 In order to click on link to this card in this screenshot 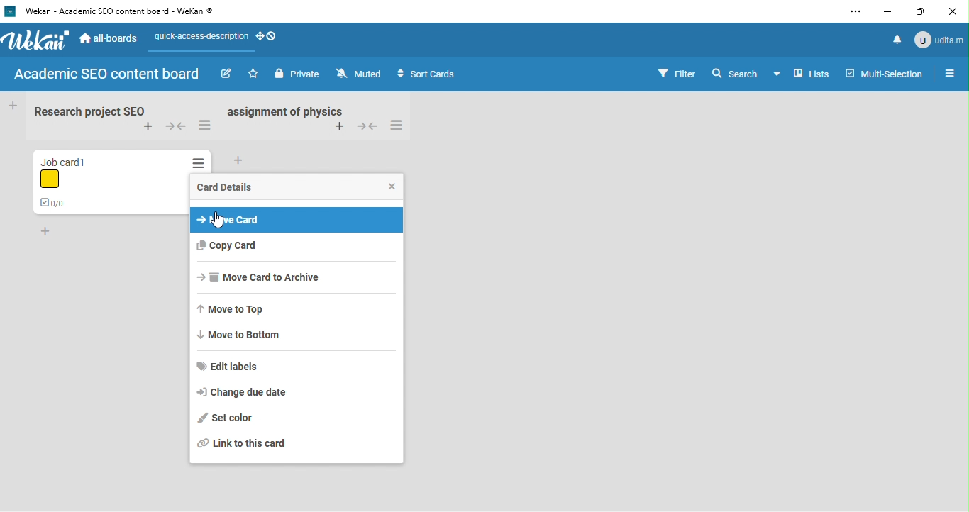, I will do `click(292, 445)`.